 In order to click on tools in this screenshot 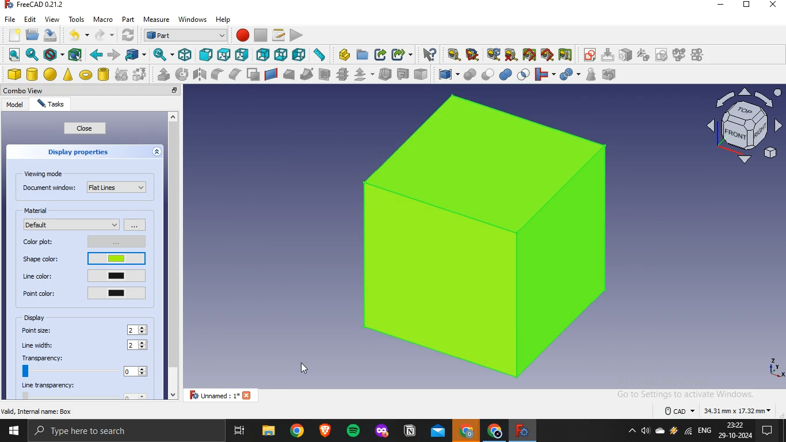, I will do `click(77, 18)`.